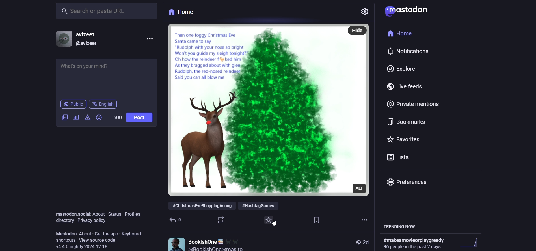 The image size is (536, 251). Describe the element at coordinates (134, 214) in the screenshot. I see `profiles` at that location.